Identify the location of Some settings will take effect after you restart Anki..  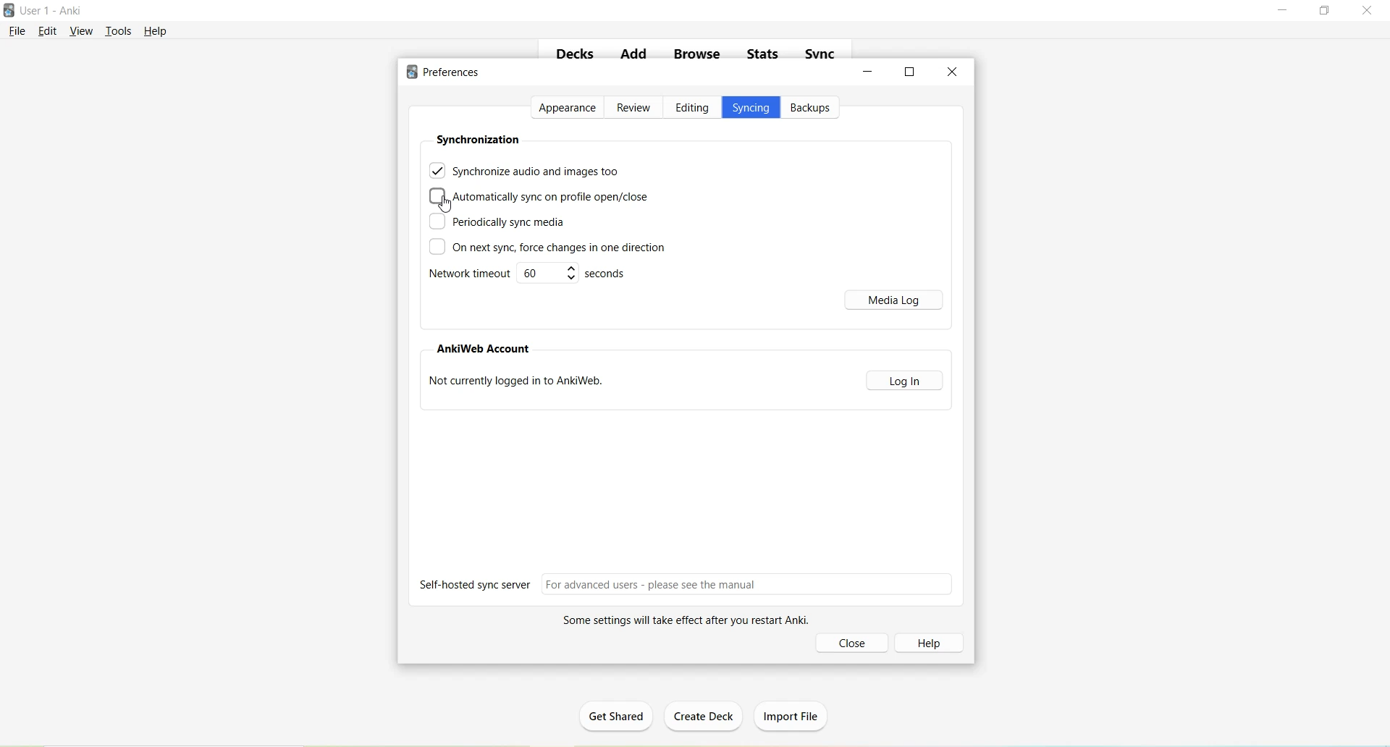
(680, 621).